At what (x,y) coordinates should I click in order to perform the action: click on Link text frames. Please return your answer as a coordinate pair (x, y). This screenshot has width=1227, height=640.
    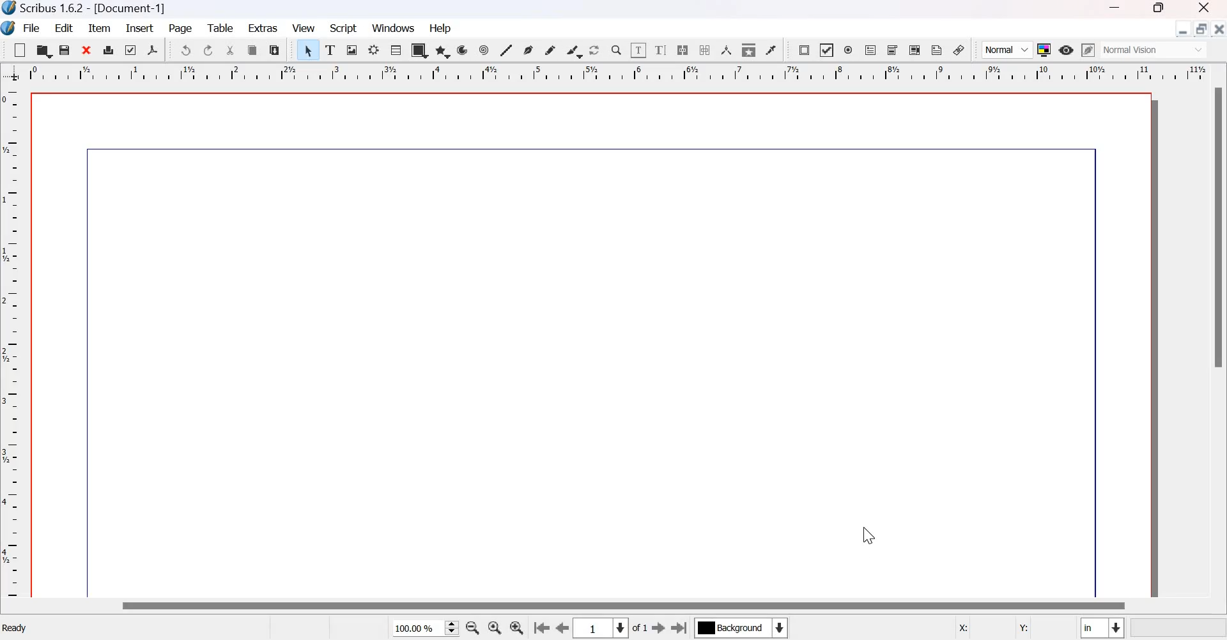
    Looking at the image, I should click on (683, 49).